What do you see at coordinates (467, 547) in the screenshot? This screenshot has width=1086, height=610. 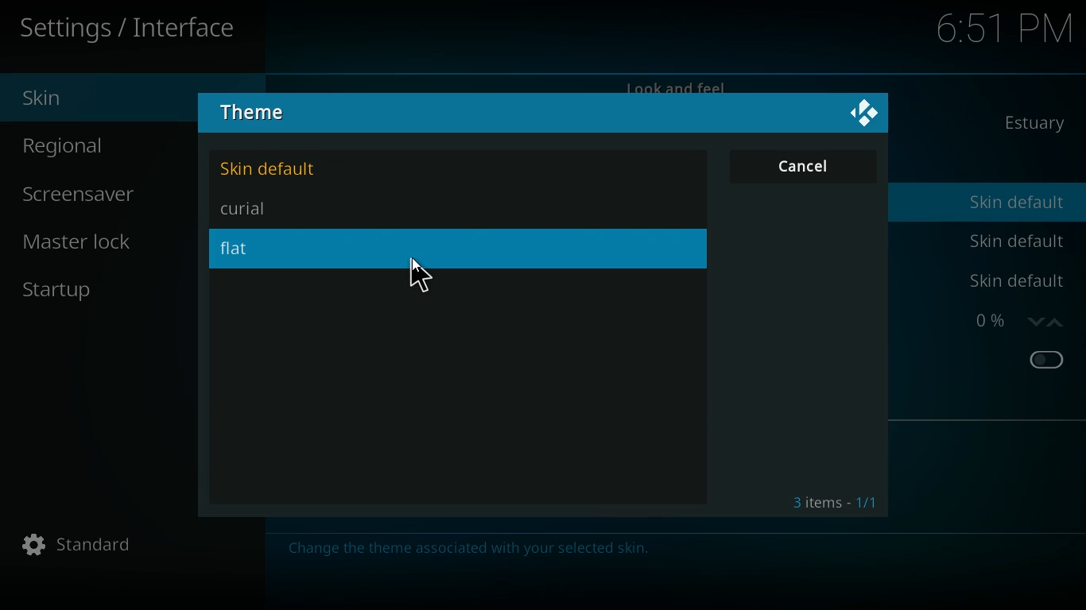 I see `message` at bounding box center [467, 547].